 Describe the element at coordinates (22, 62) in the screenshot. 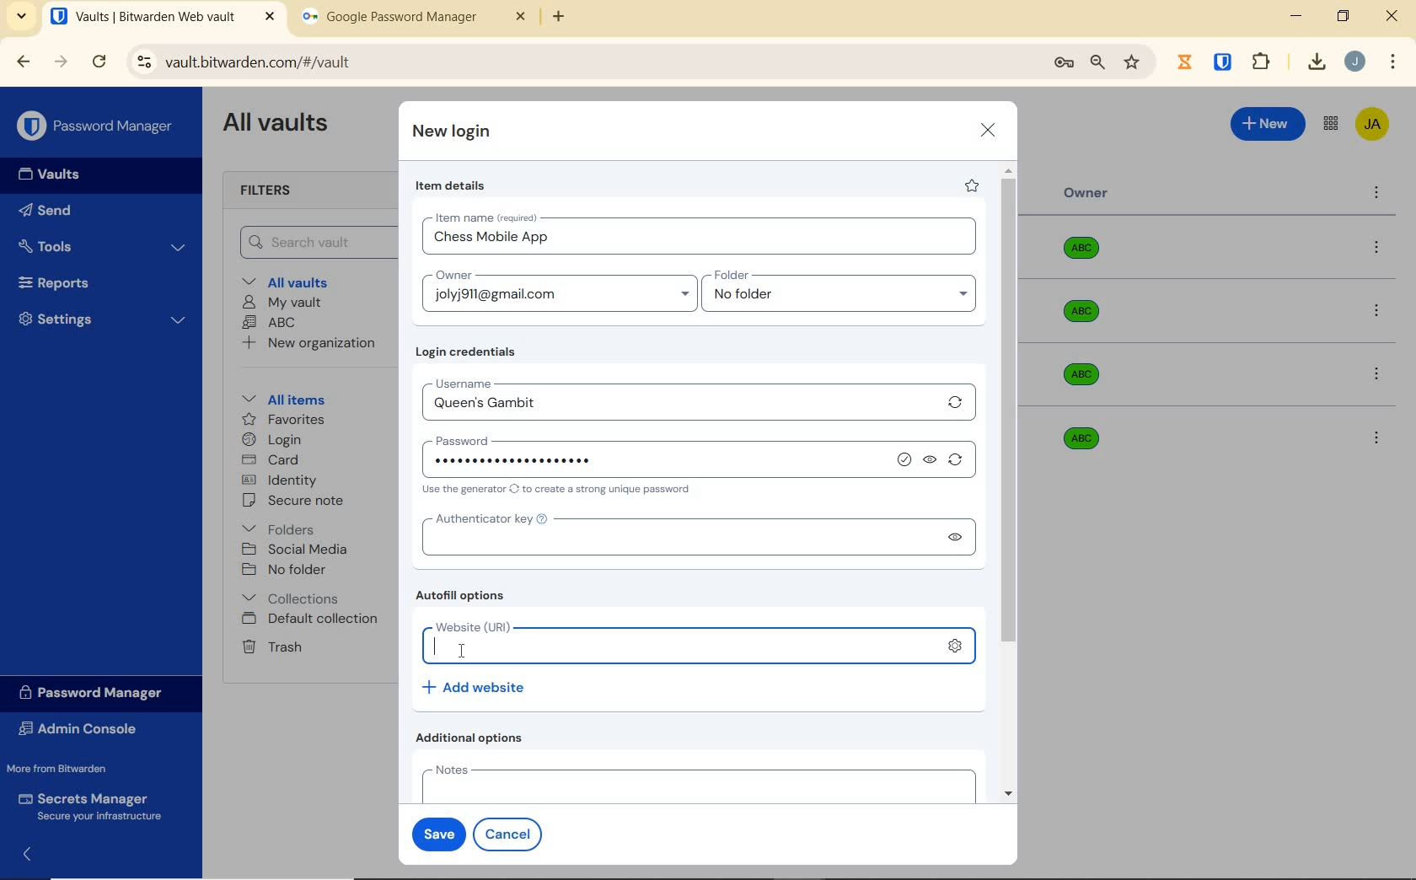

I see `backward` at that location.